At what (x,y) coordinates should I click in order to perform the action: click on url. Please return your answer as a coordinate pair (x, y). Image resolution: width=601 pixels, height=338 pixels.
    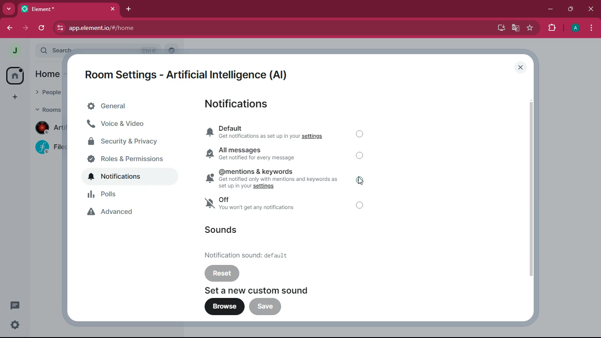
    Looking at the image, I should click on (139, 28).